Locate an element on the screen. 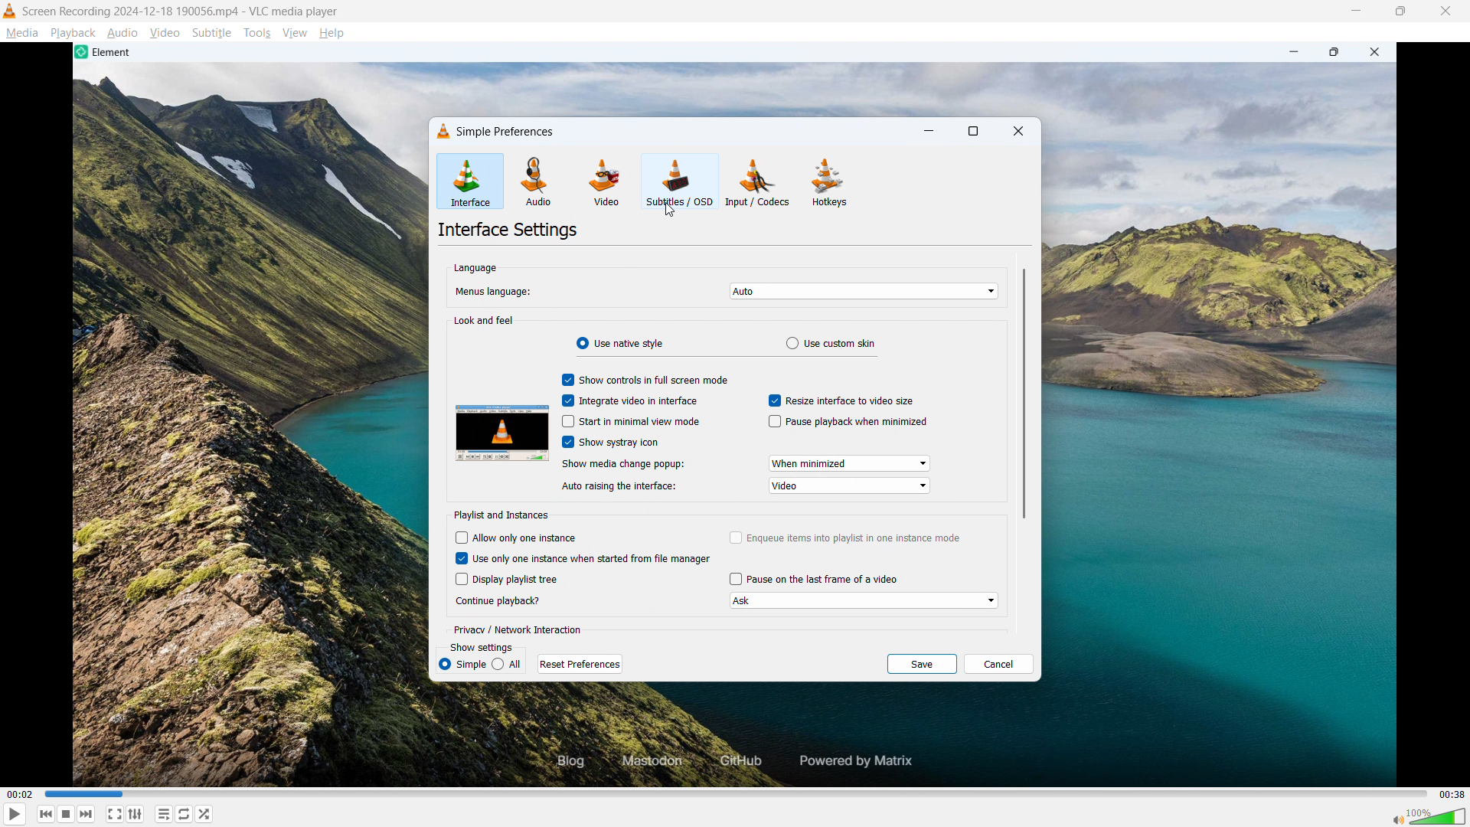 This screenshot has height=827, width=1470. Look and feel  is located at coordinates (485, 319).